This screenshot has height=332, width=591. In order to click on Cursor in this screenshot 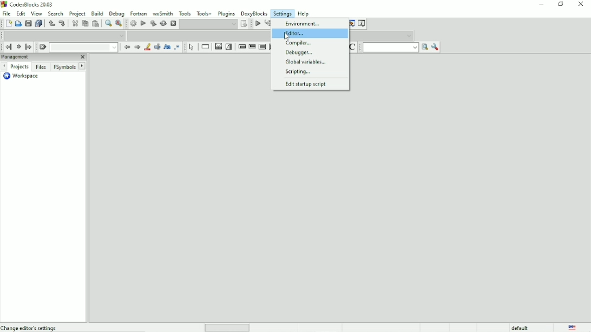, I will do `click(287, 35)`.